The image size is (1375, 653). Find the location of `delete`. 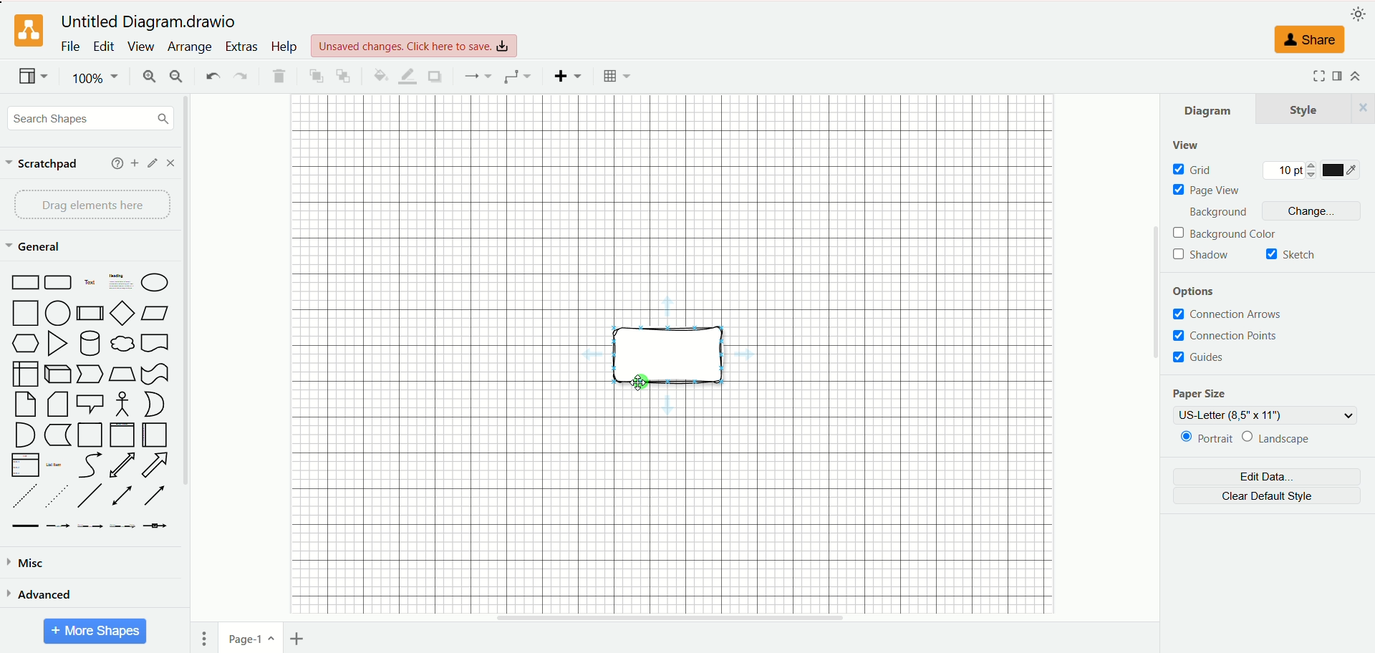

delete is located at coordinates (279, 76).